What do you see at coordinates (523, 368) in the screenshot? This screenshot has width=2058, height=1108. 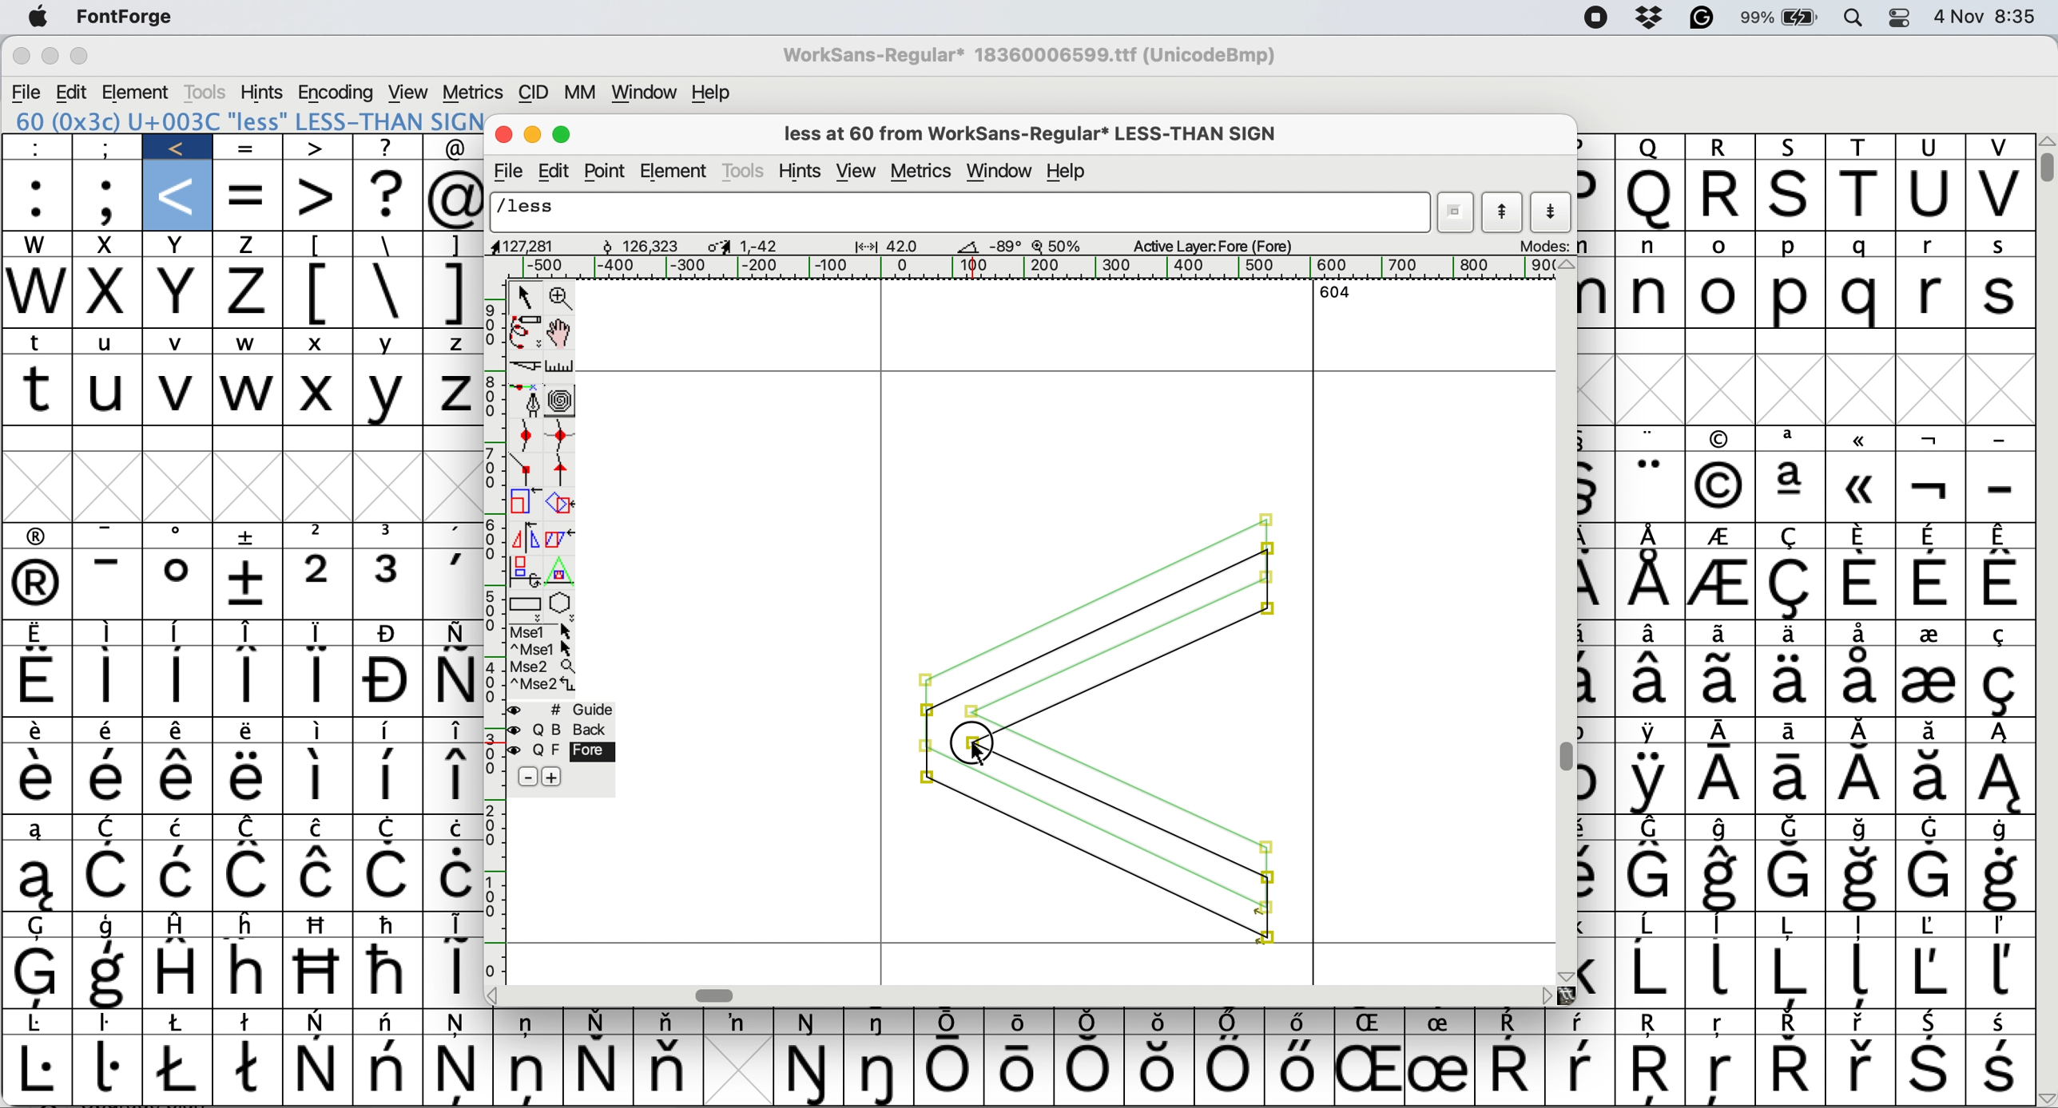 I see `cut splines in two` at bounding box center [523, 368].